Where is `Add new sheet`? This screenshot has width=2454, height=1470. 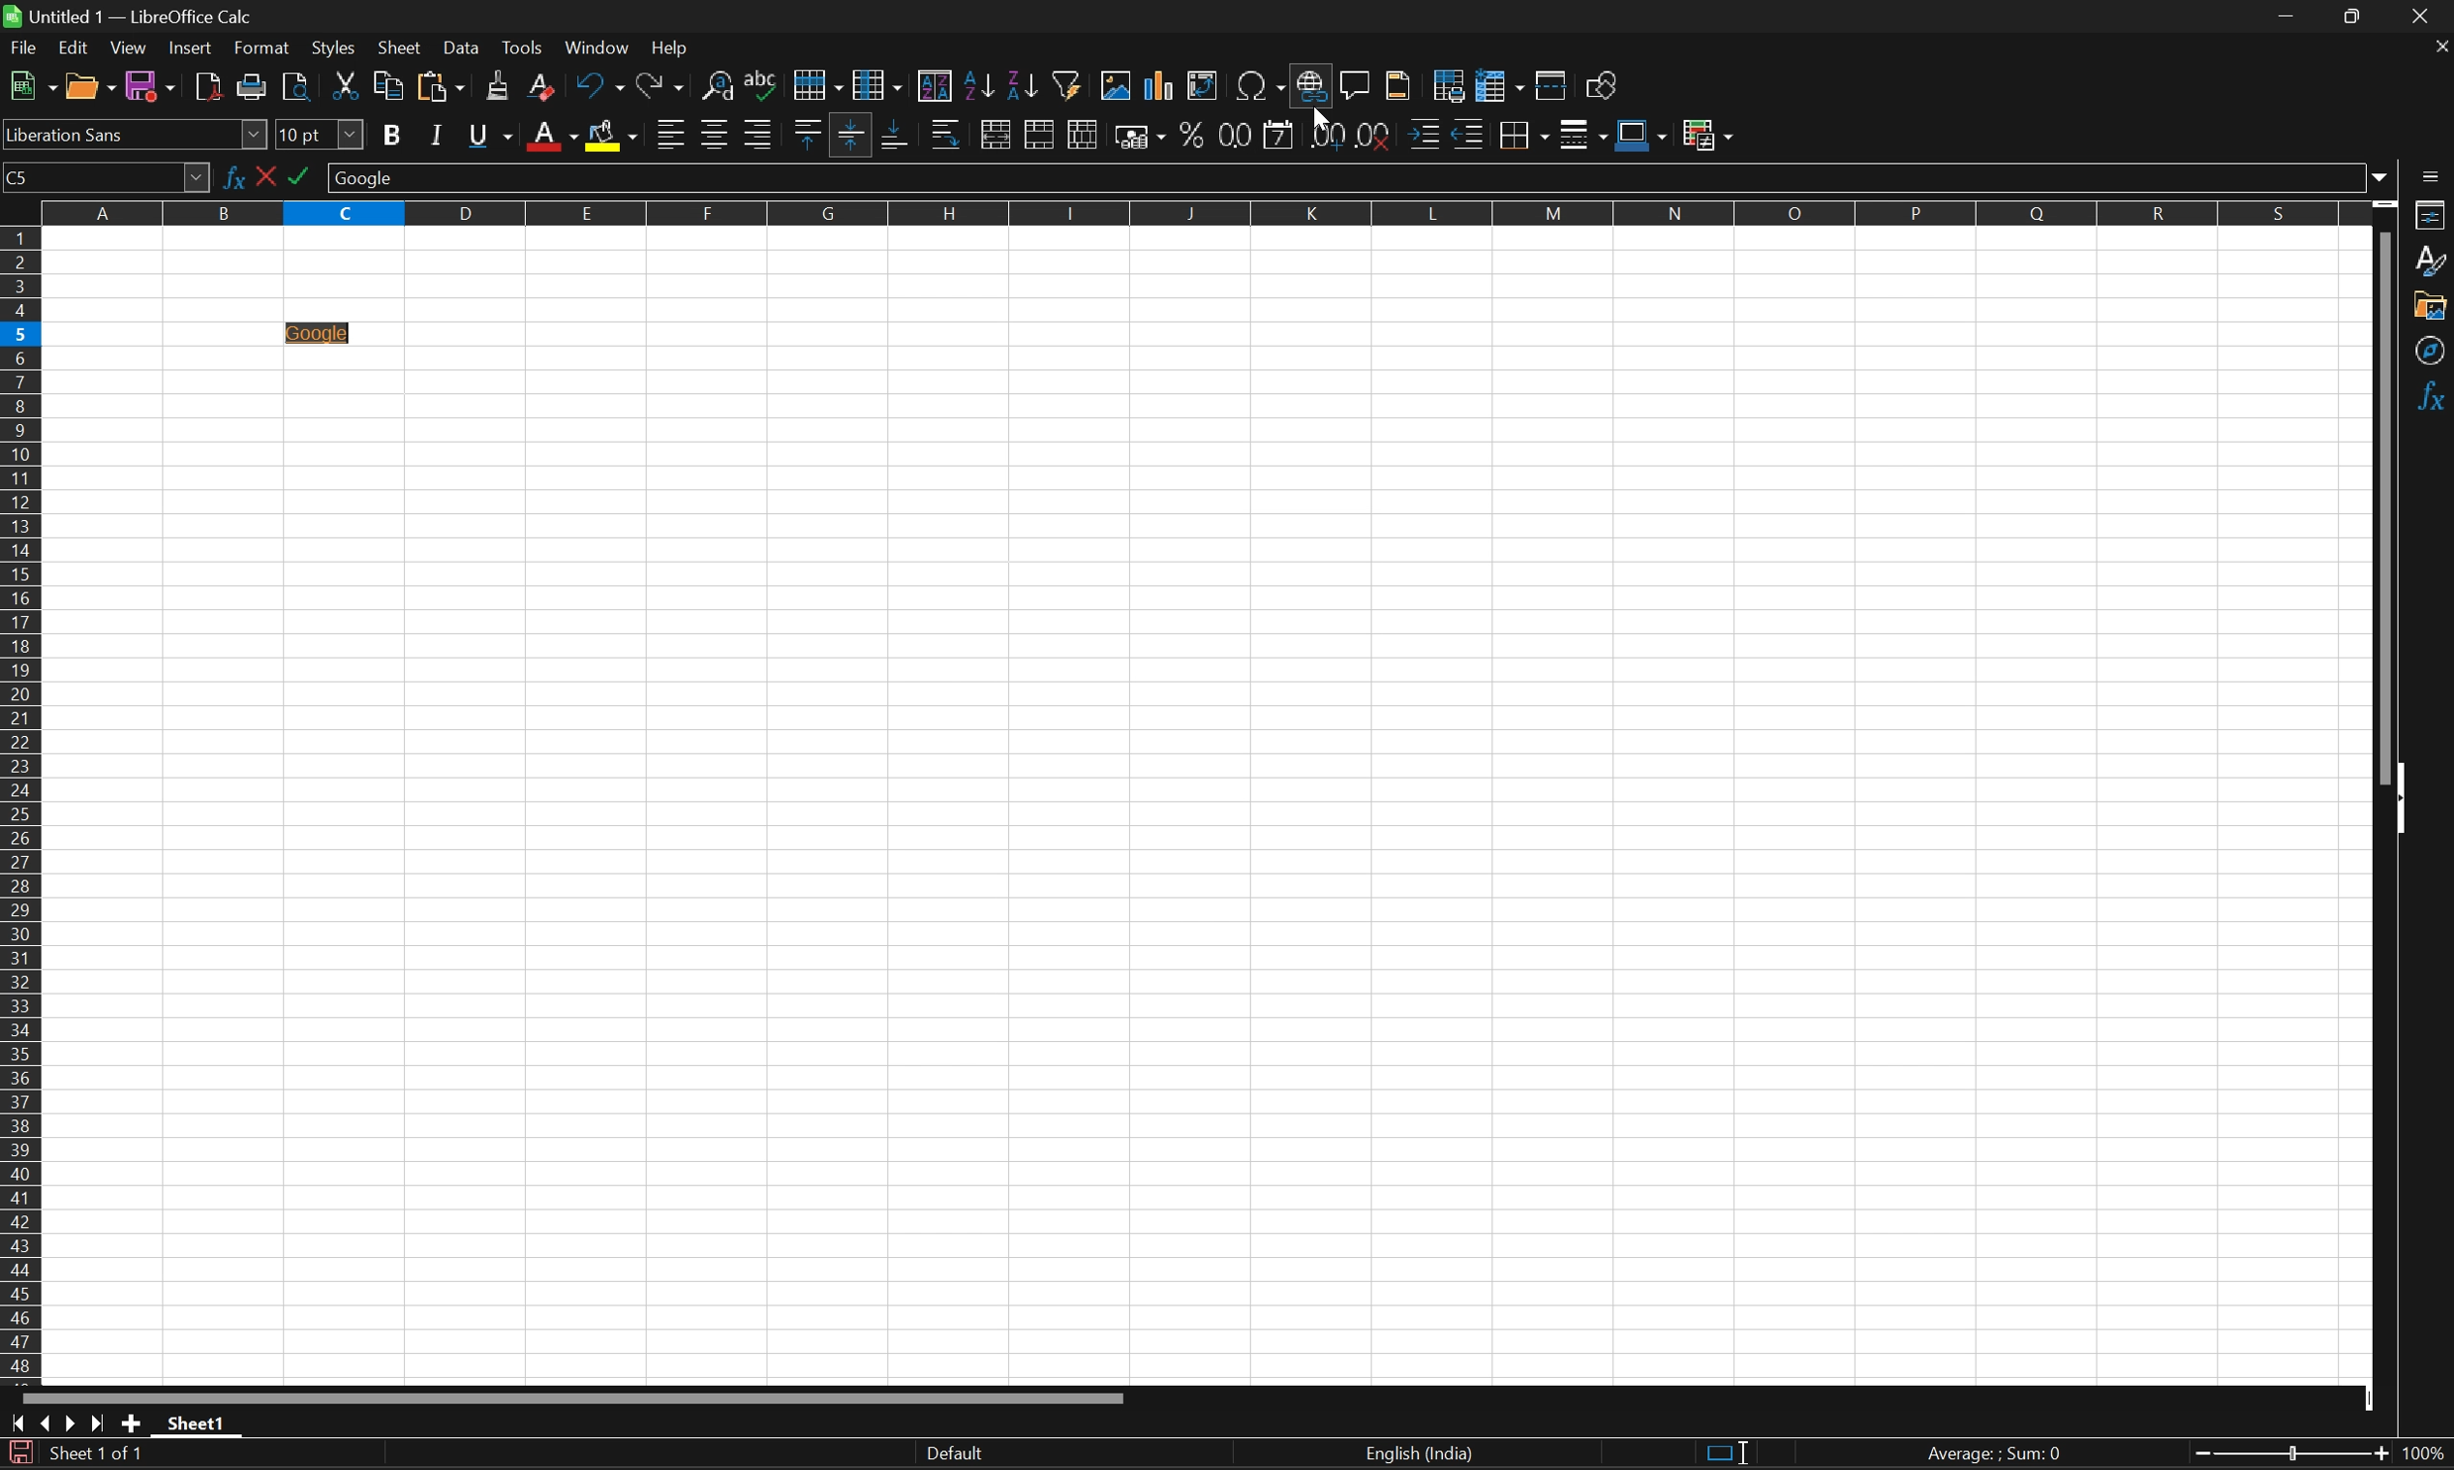 Add new sheet is located at coordinates (133, 1425).